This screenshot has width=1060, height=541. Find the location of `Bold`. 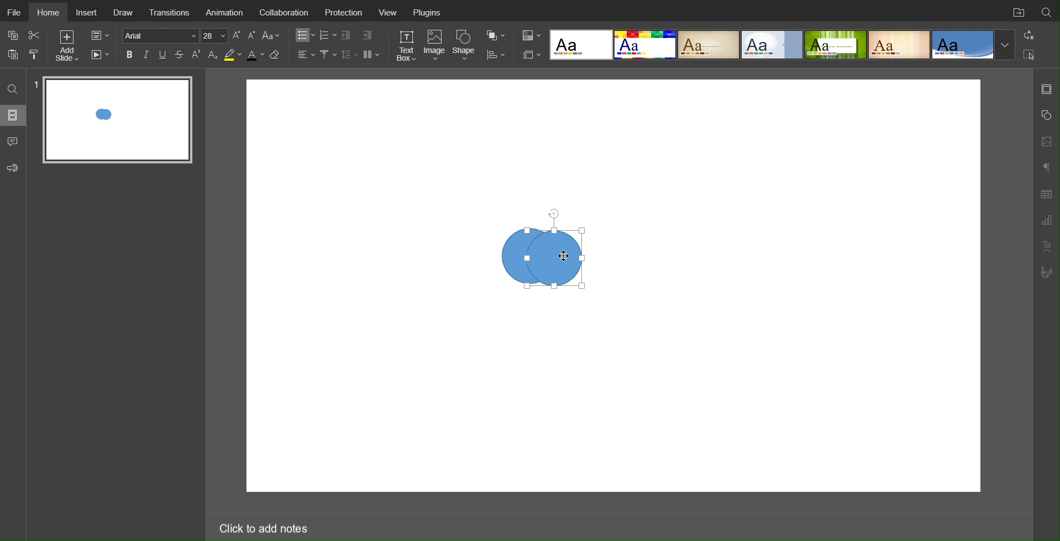

Bold is located at coordinates (129, 54).